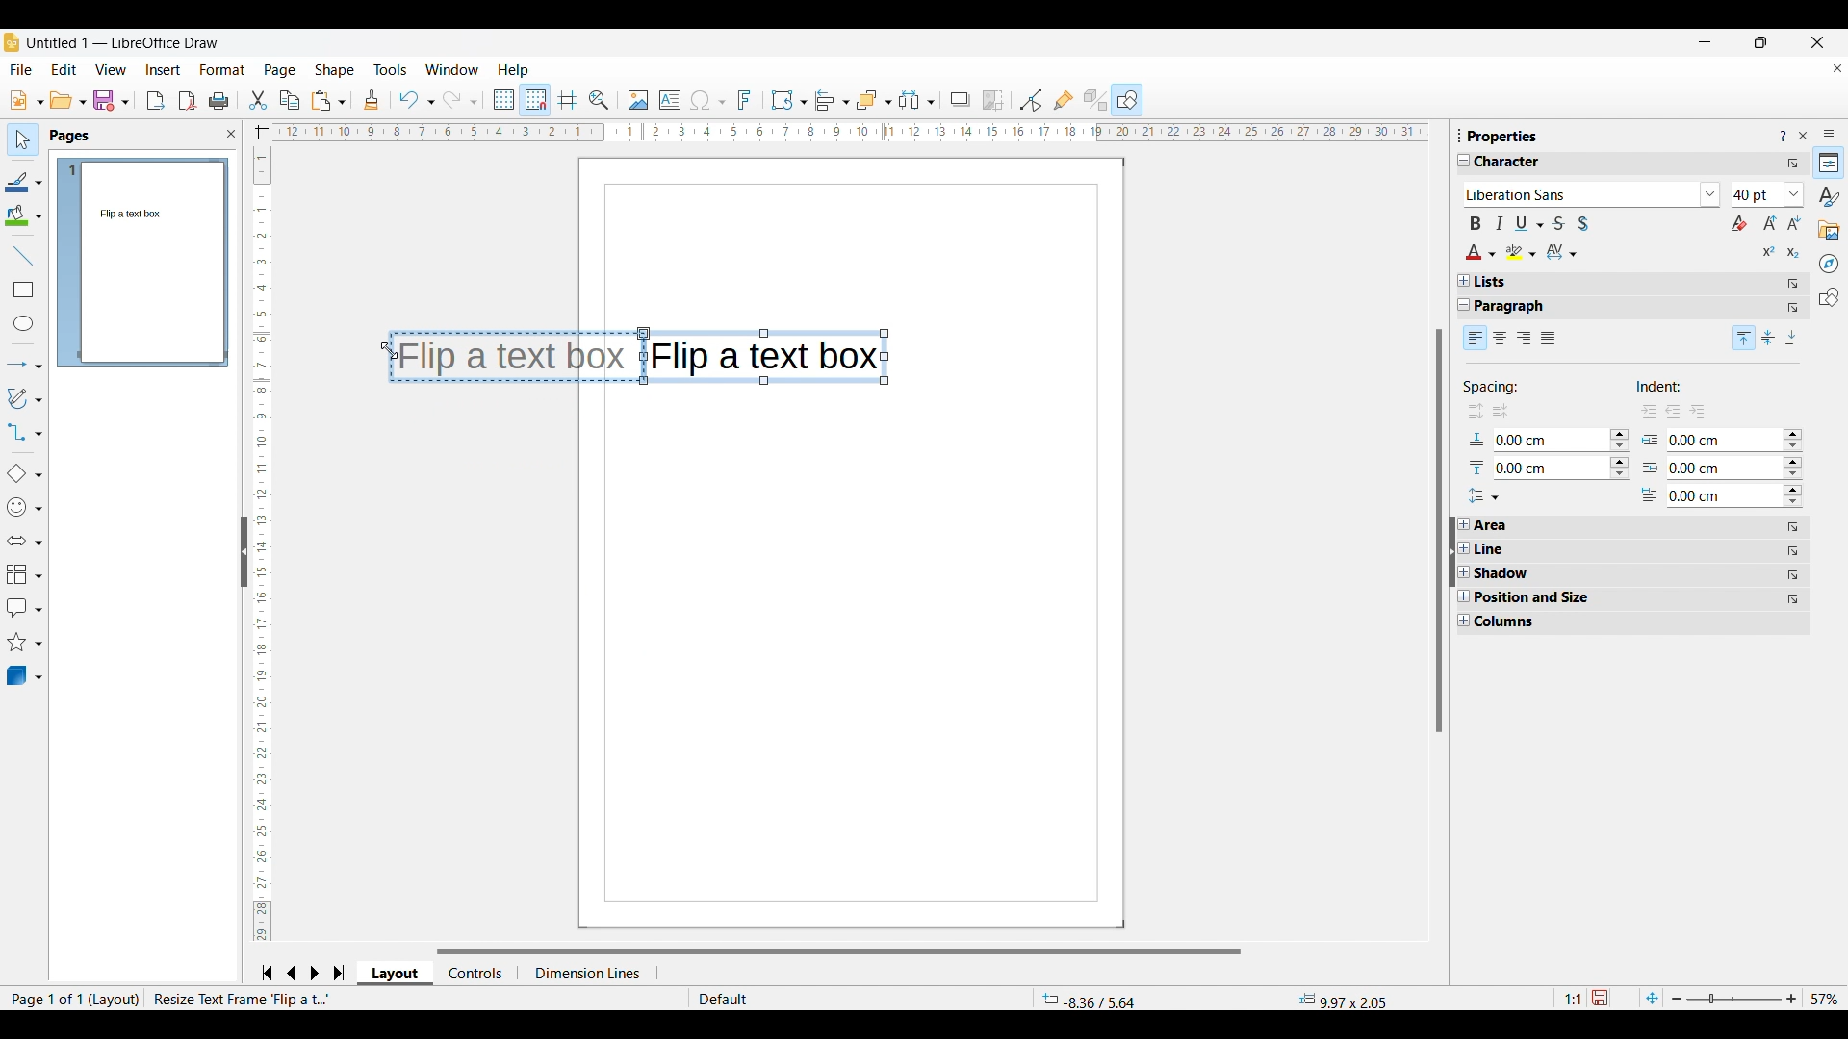 Image resolution: width=1848 pixels, height=1039 pixels. What do you see at coordinates (1465, 305) in the screenshot?
I see `Collapse` at bounding box center [1465, 305].